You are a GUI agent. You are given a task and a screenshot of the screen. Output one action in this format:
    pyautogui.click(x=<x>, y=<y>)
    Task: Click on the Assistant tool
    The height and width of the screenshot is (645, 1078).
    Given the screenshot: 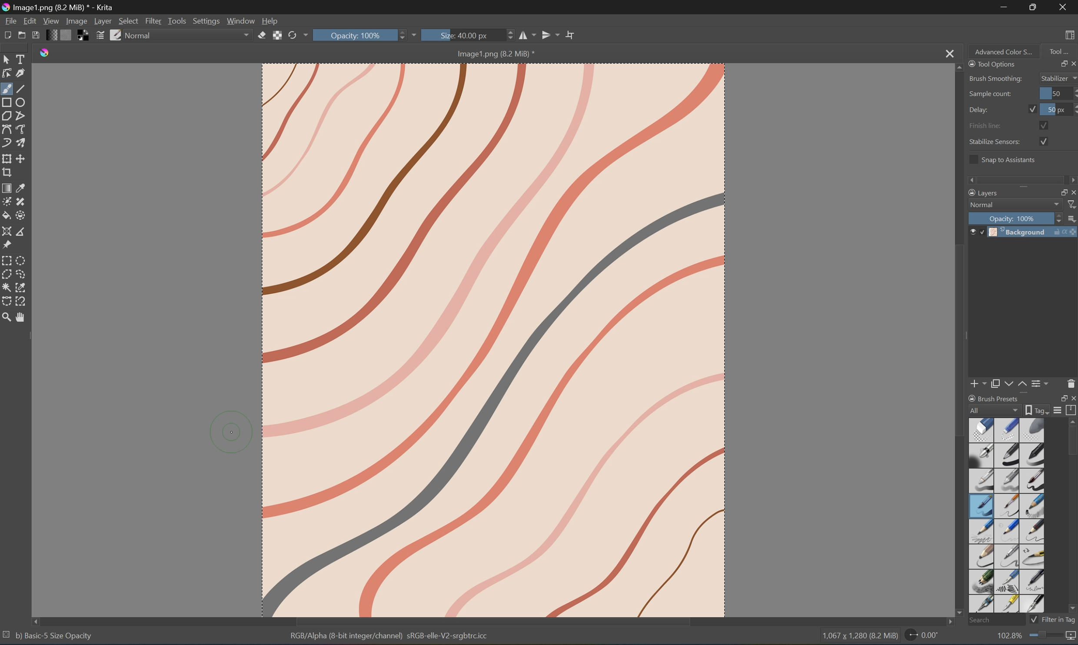 What is the action you would take?
    pyautogui.click(x=7, y=232)
    